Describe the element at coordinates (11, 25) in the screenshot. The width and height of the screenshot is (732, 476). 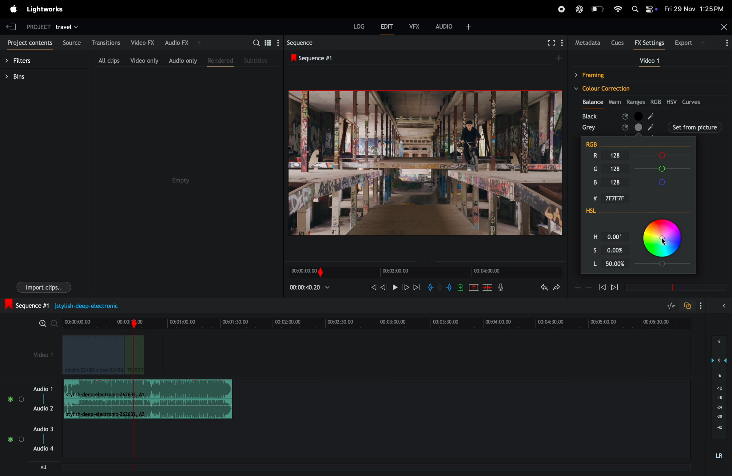
I see `exit` at that location.